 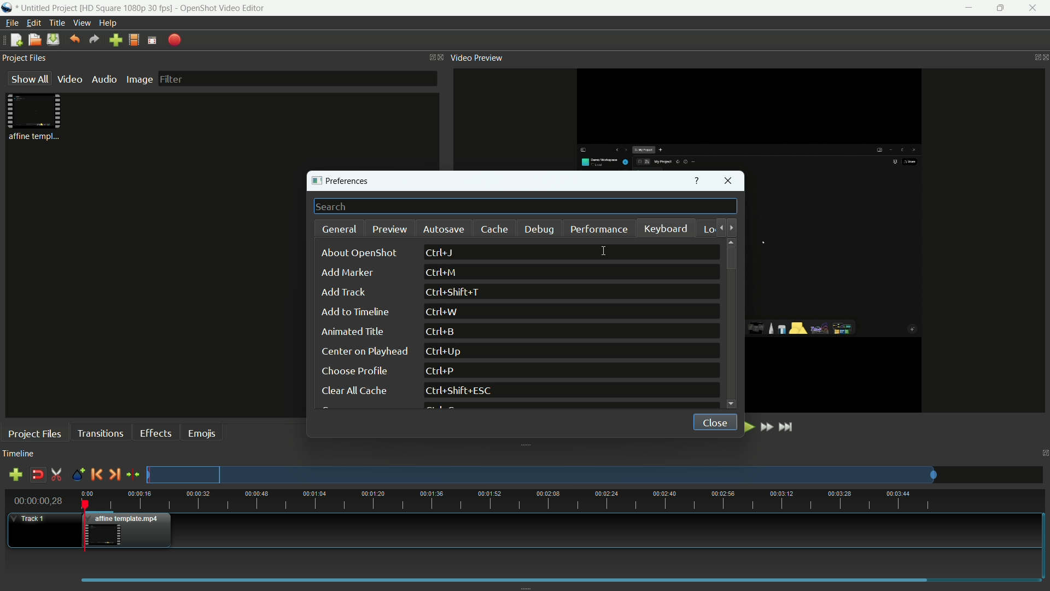 What do you see at coordinates (39, 500) in the screenshot?
I see `current time` at bounding box center [39, 500].